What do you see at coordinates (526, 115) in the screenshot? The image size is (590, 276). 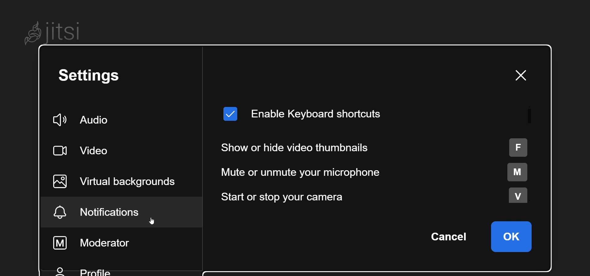 I see `scroll bar` at bounding box center [526, 115].